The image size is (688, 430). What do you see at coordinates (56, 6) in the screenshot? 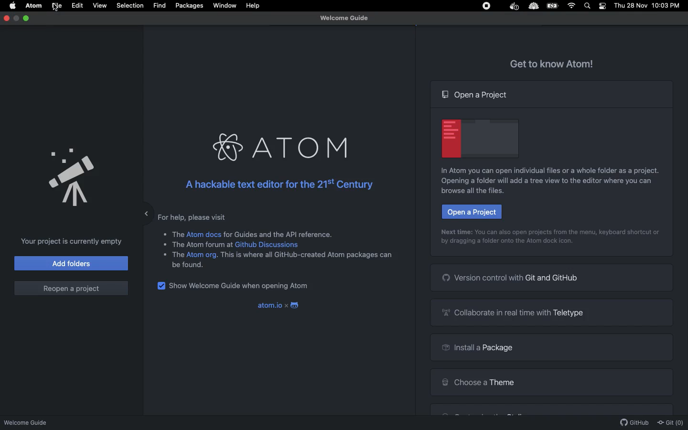
I see `File` at bounding box center [56, 6].